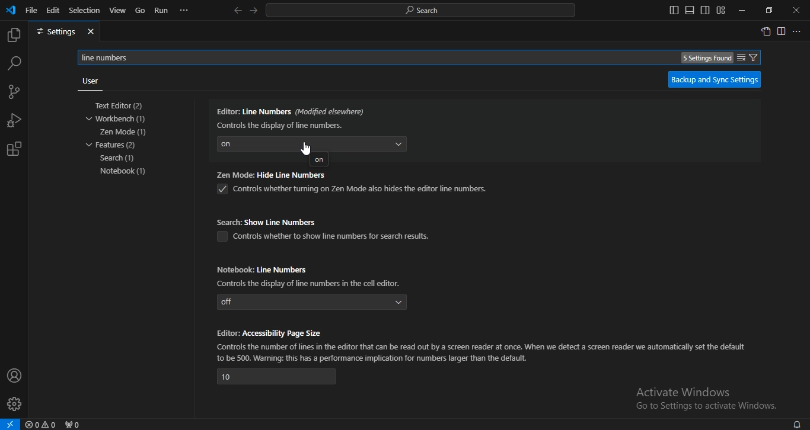 The image size is (810, 430). I want to click on Zen Mode: Hide Line Numbers/ Controls whether turing on Zen Mode also hides the editor line numbers., so click(352, 184).